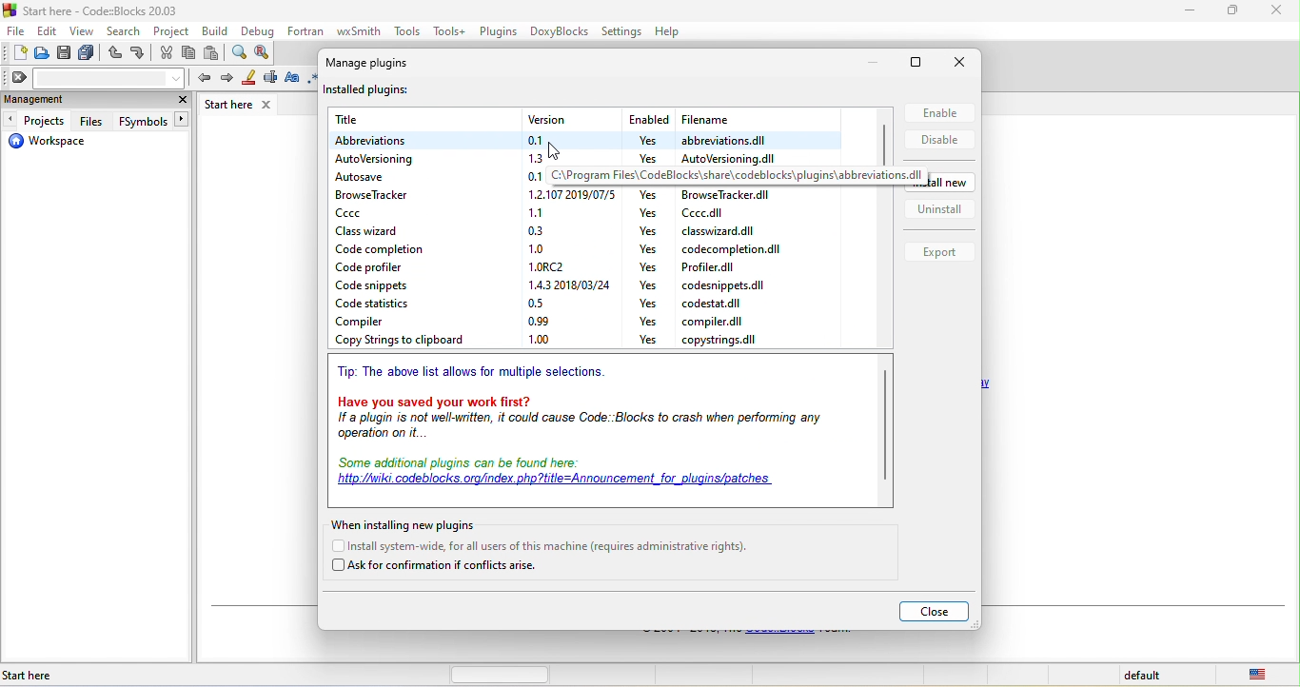 This screenshot has width=1300, height=687. I want to click on minimize, so click(1190, 14).